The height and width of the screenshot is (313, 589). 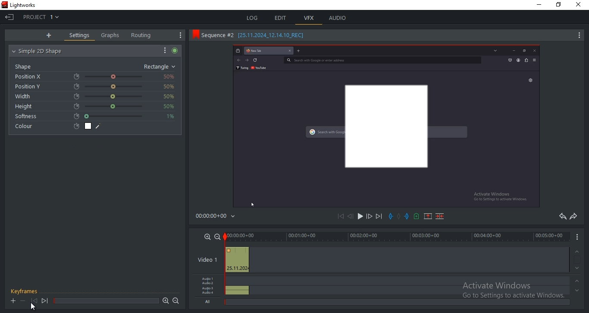 I want to click on zoom out, so click(x=218, y=236).